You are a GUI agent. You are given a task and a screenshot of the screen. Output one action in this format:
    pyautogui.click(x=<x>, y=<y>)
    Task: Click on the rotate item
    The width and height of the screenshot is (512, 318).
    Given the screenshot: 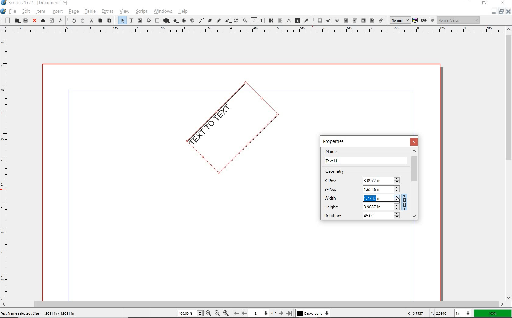 What is the action you would take?
    pyautogui.click(x=236, y=21)
    